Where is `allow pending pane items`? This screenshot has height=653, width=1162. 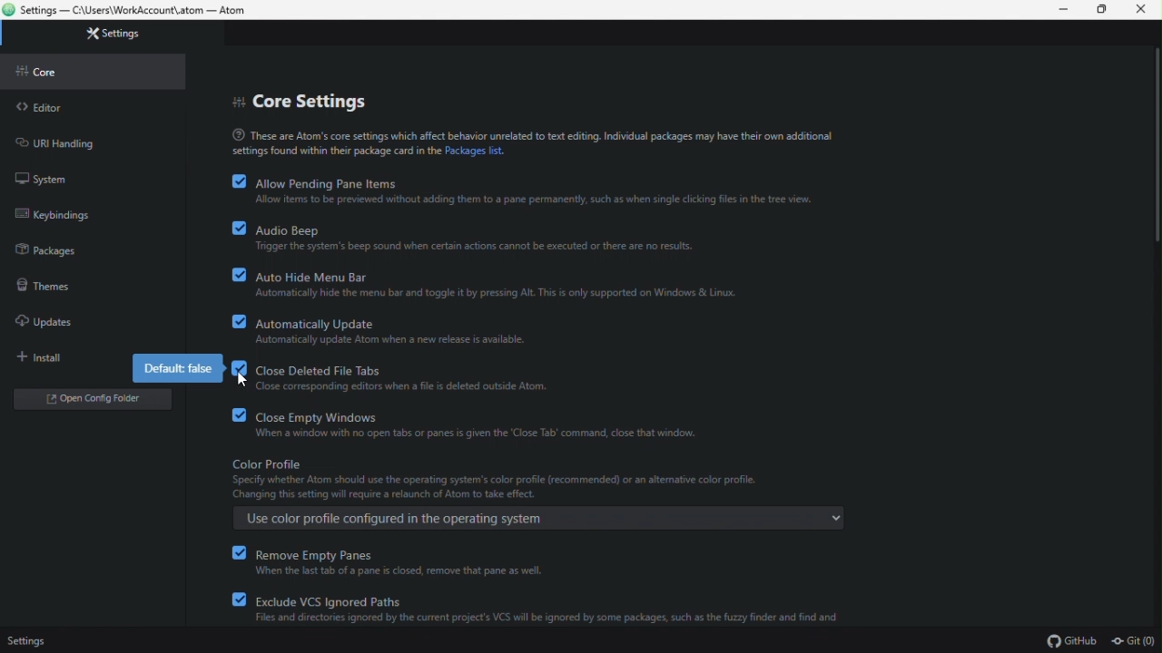
allow pending pane items is located at coordinates (532, 193).